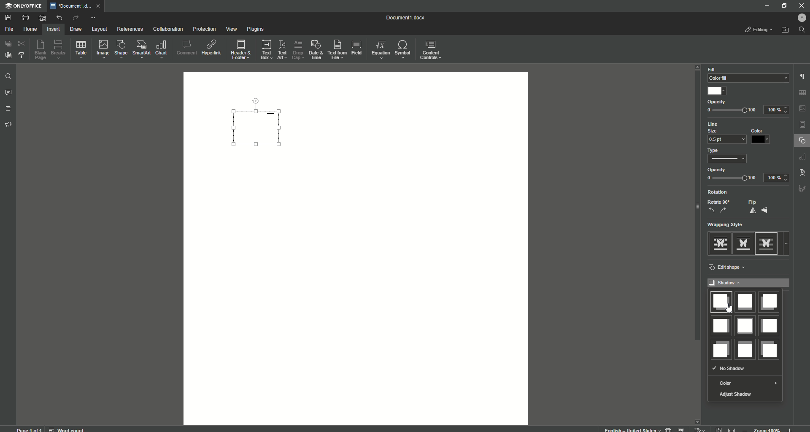 Image resolution: width=810 pixels, height=432 pixels. I want to click on Black  Color, so click(761, 137).